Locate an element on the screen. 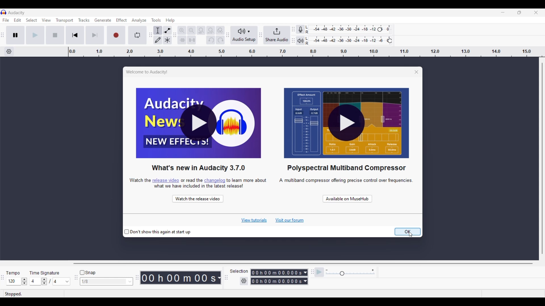 Image resolution: width=545 pixels, height=306 pixels. Fit project to width is located at coordinates (211, 31).